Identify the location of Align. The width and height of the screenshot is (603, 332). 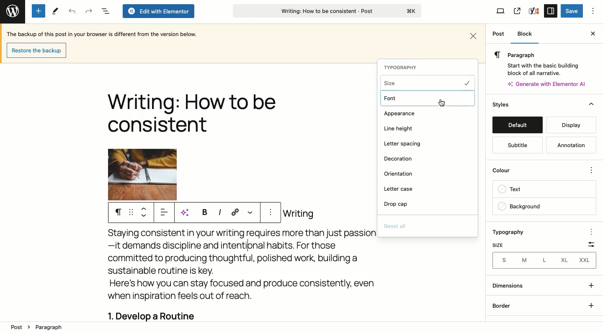
(165, 214).